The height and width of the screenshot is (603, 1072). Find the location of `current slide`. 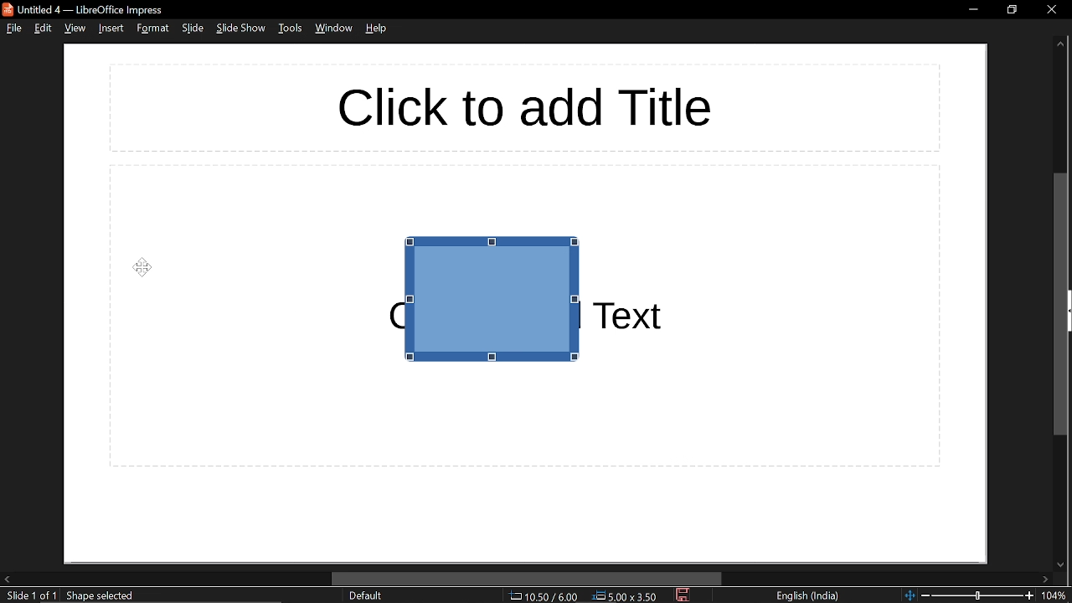

current slide is located at coordinates (30, 595).